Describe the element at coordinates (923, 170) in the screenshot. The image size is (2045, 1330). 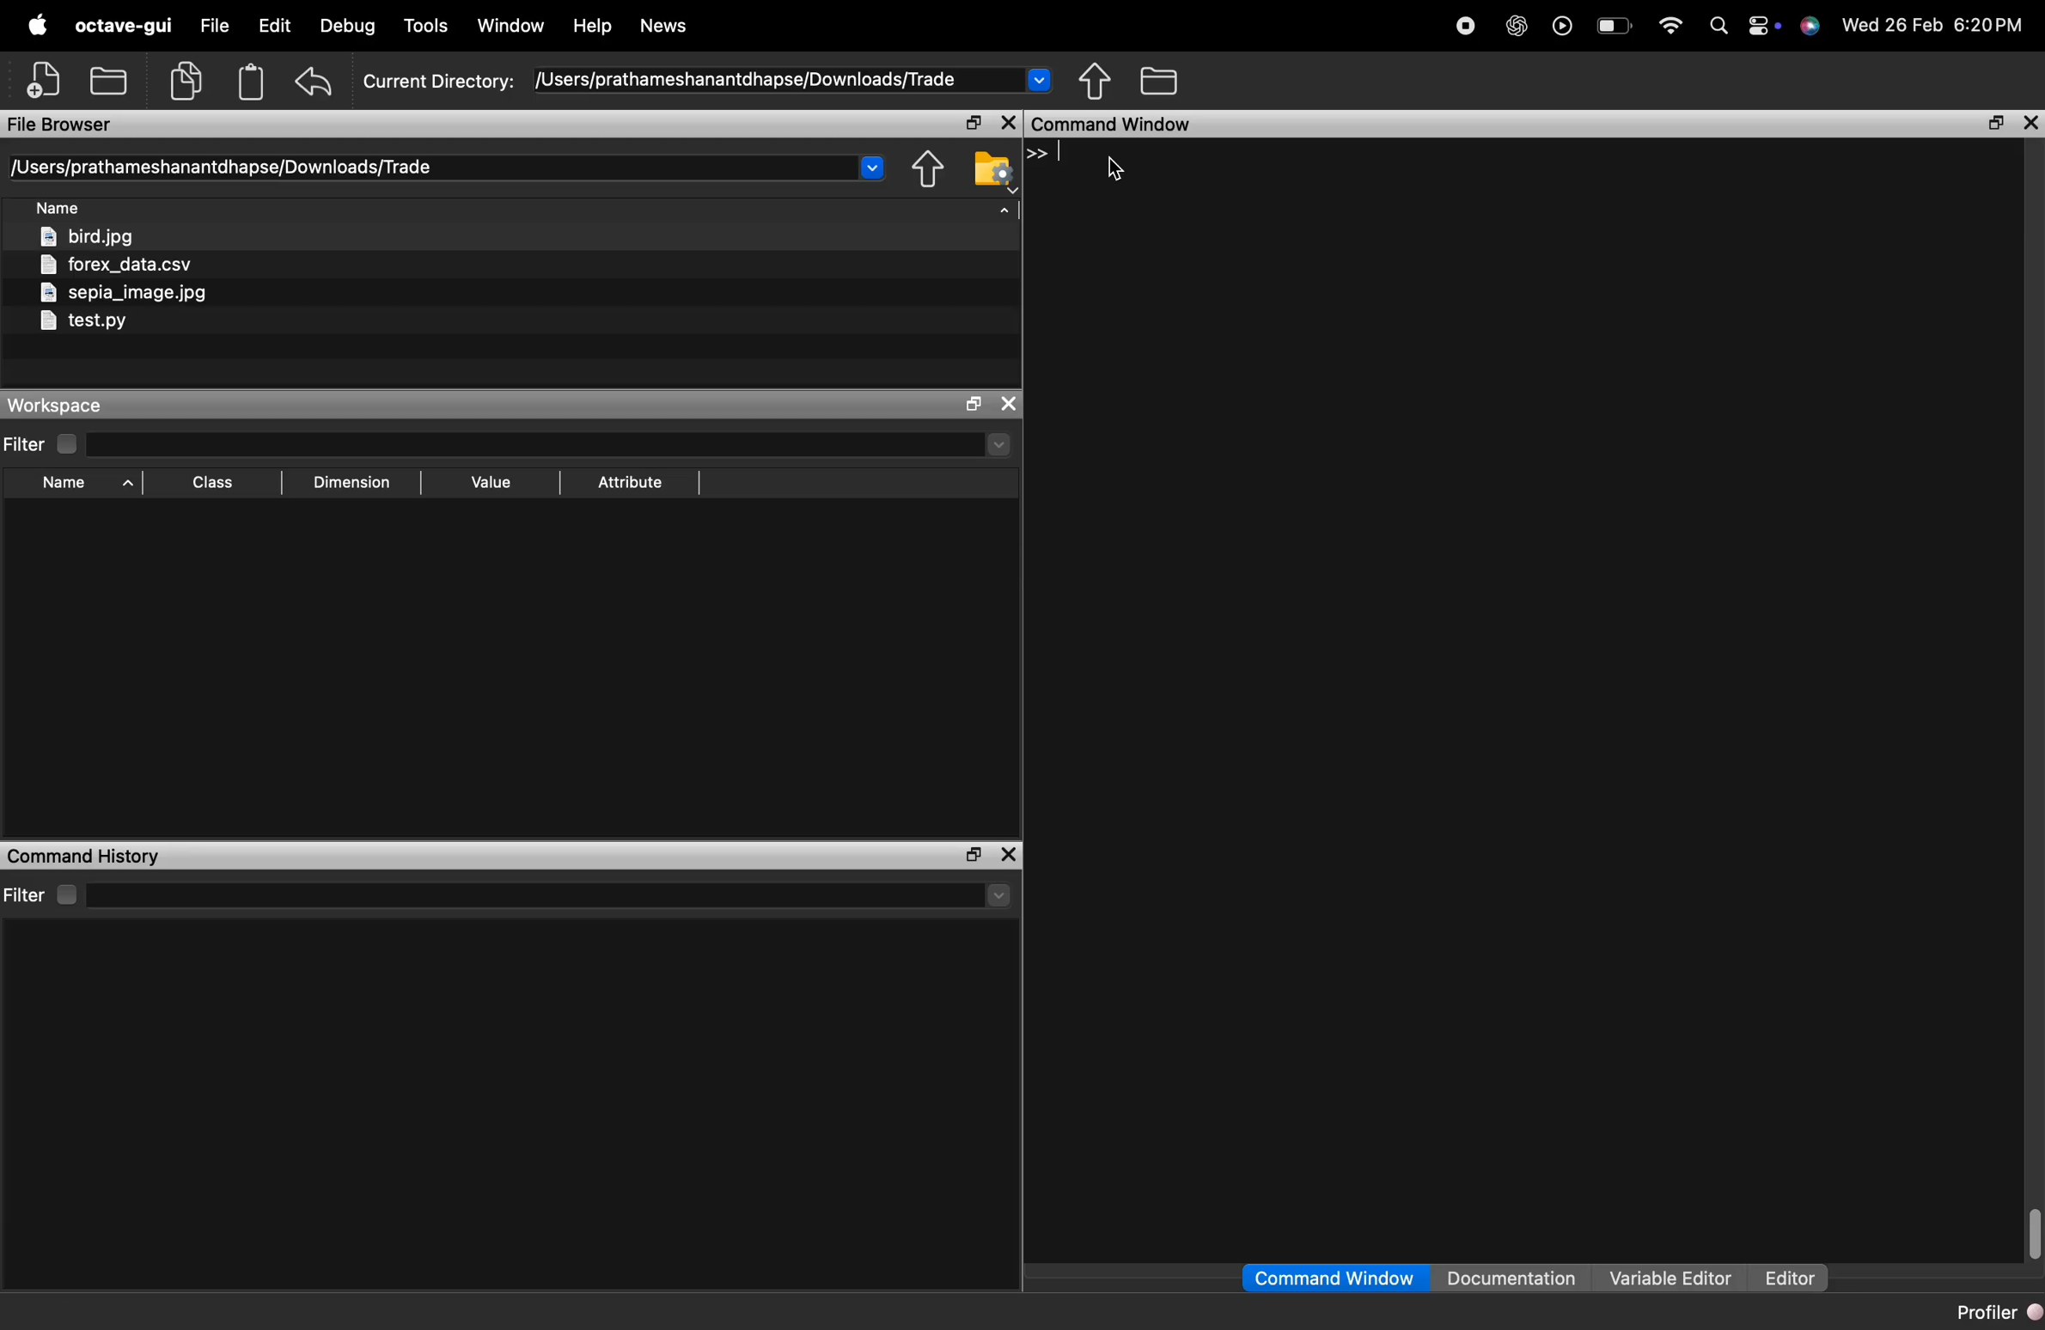
I see `Go back` at that location.